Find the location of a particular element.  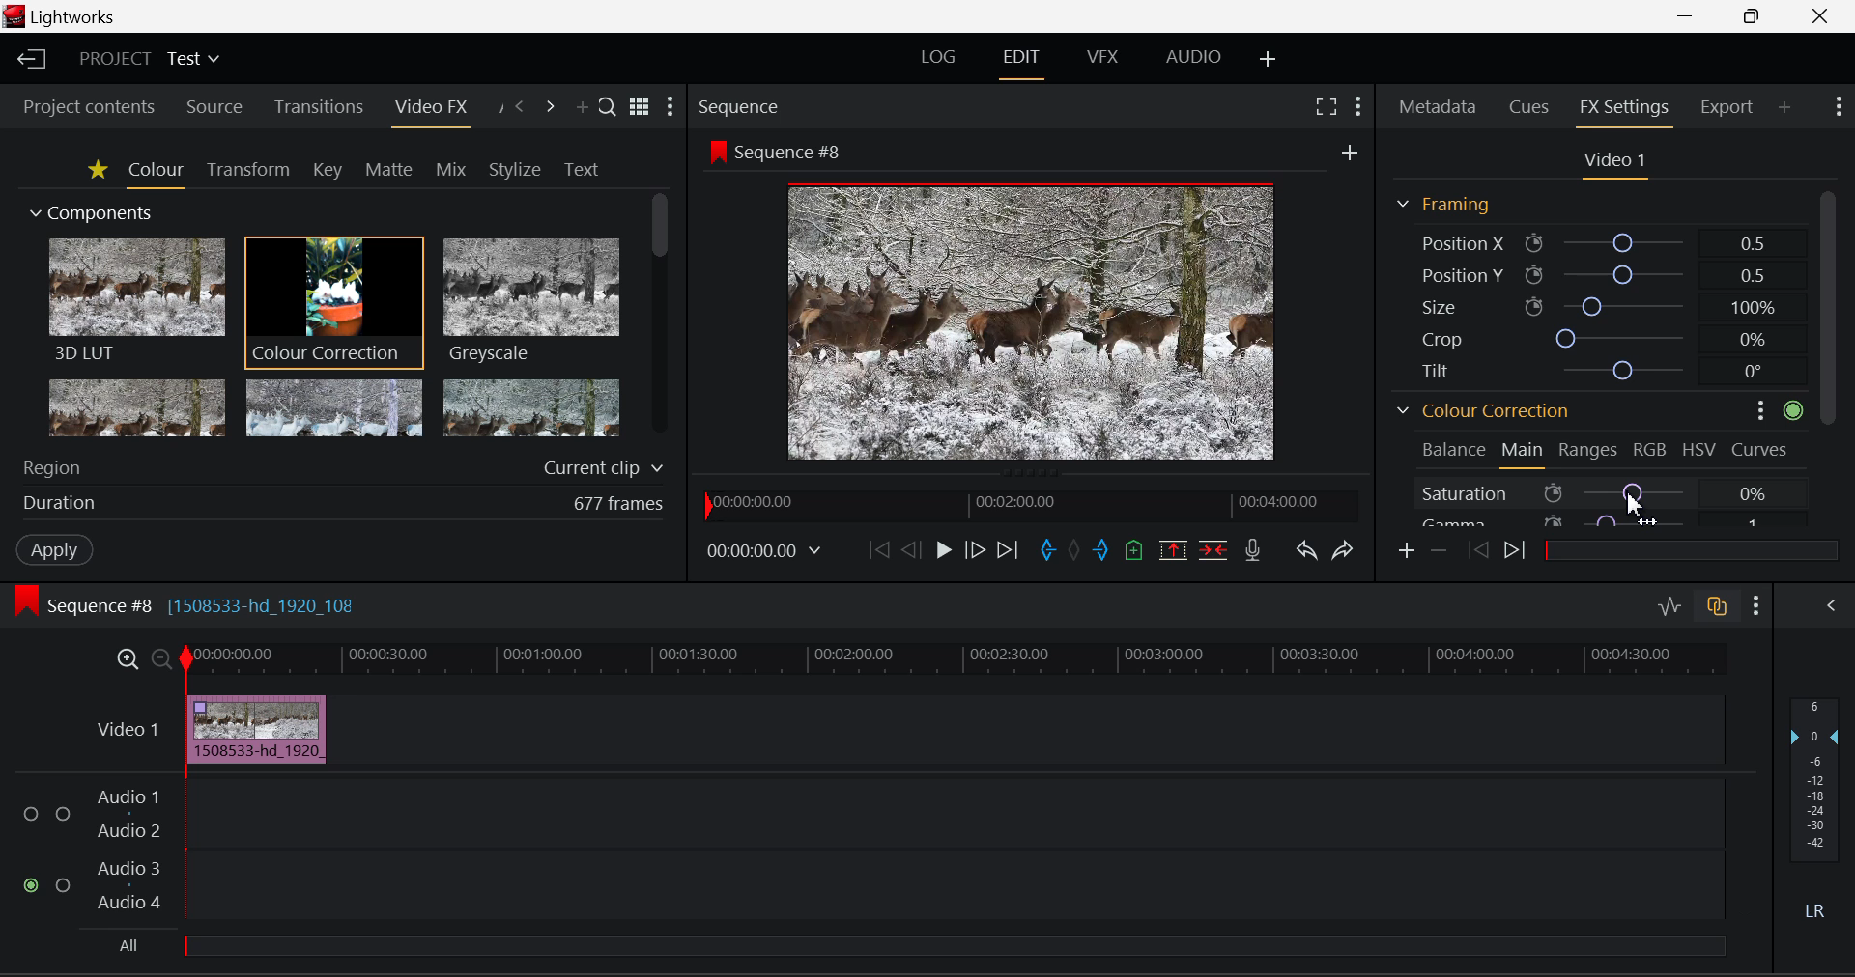

Sequence #8 Editing Section is located at coordinates (182, 604).